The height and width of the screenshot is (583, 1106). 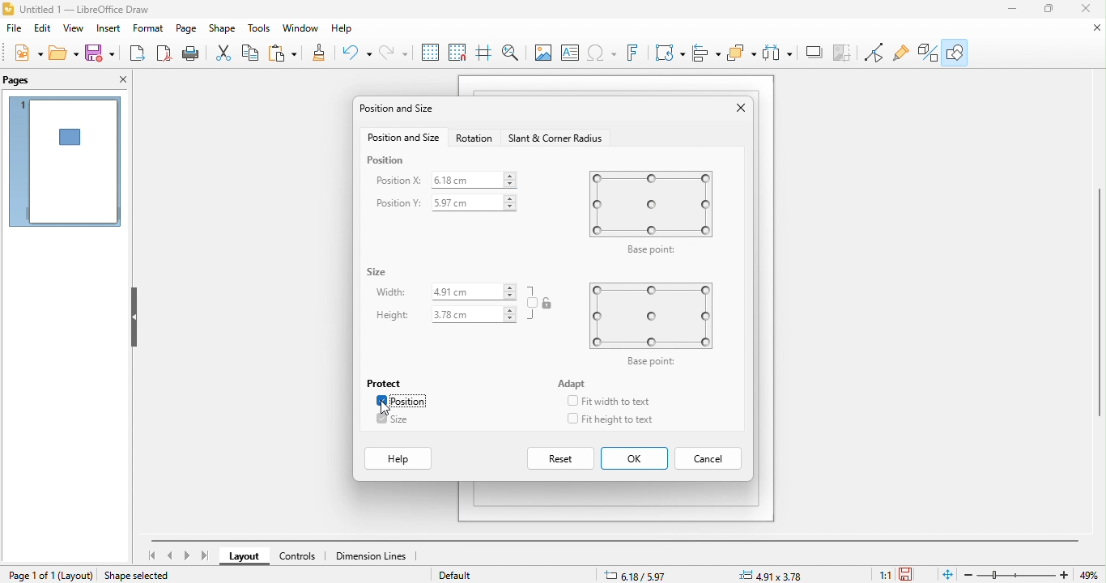 I want to click on ok, so click(x=634, y=459).